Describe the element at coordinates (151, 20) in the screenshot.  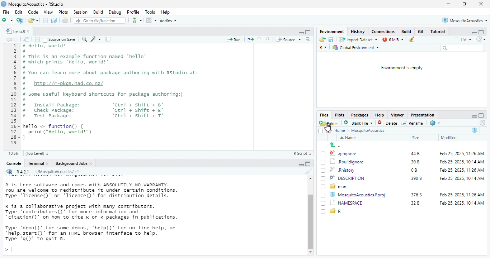
I see `option` at that location.